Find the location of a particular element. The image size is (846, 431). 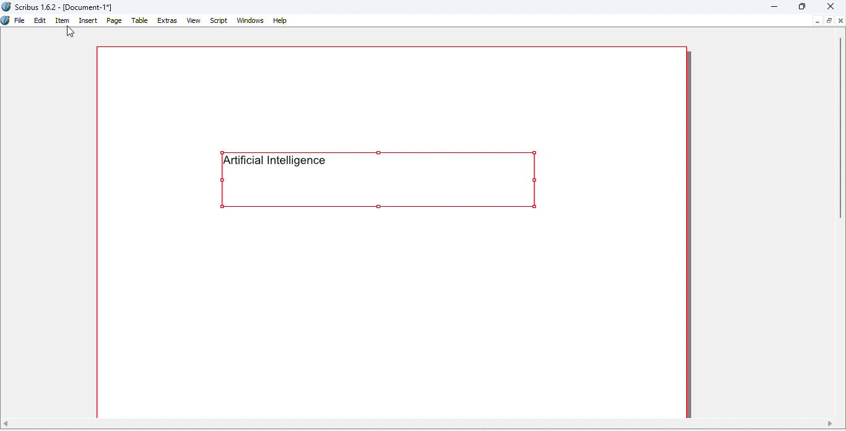

Text is located at coordinates (379, 182).